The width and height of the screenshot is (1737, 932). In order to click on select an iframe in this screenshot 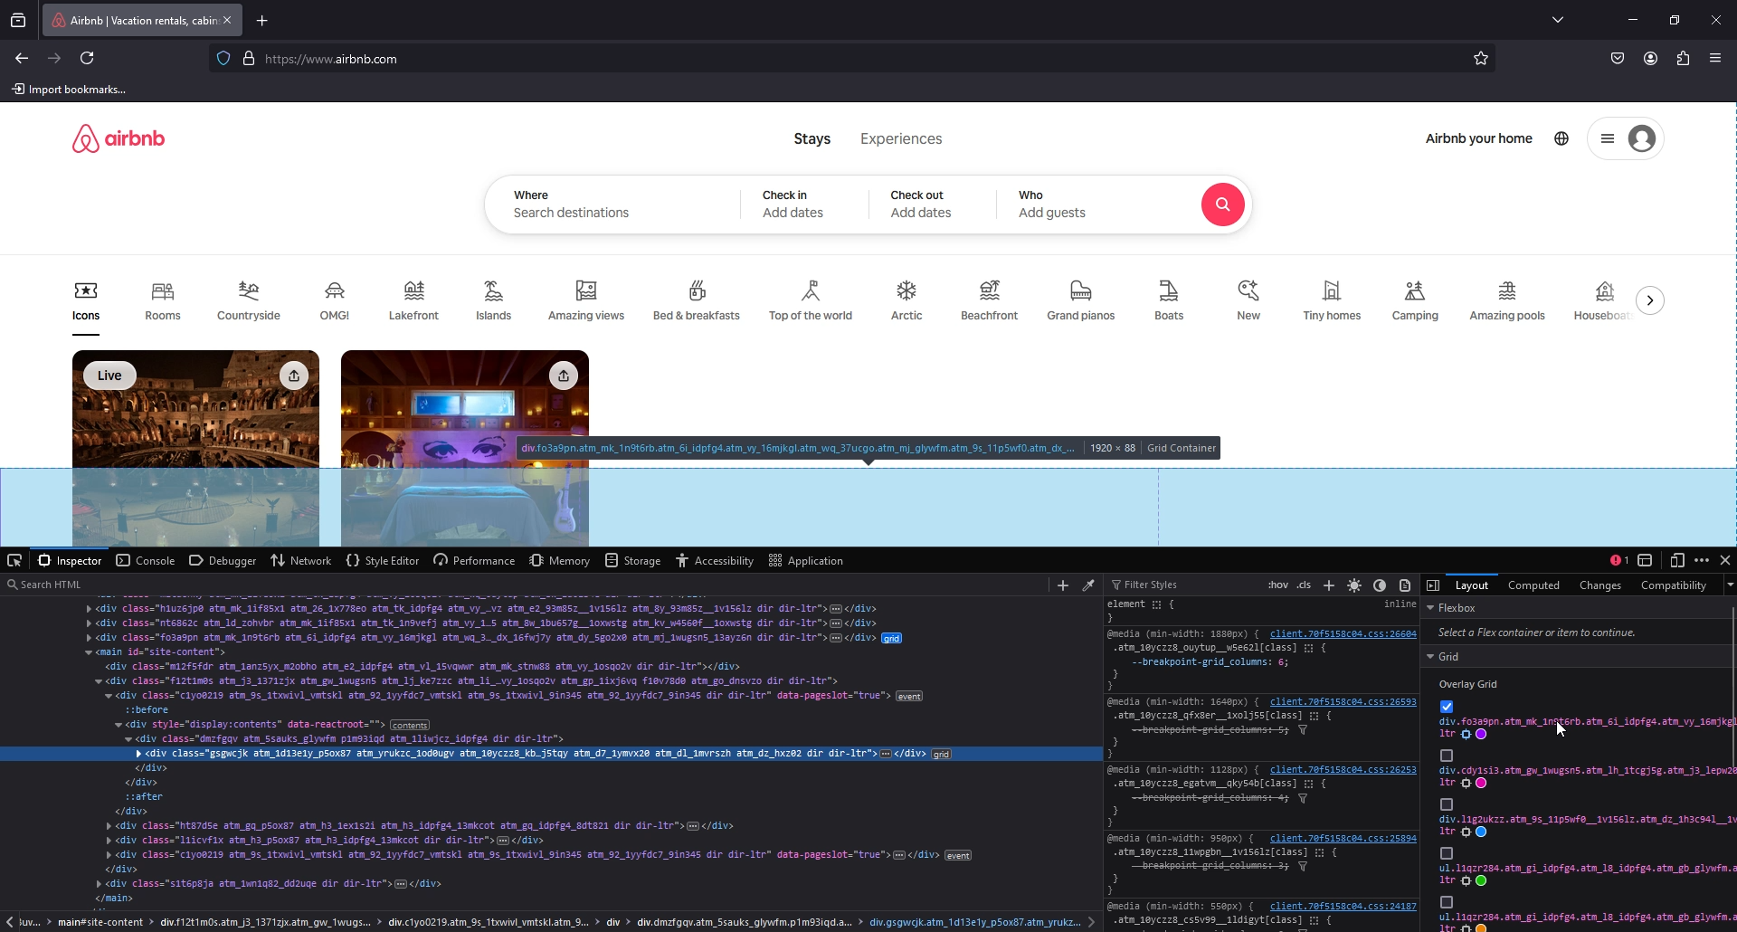, I will do `click(1645, 559)`.